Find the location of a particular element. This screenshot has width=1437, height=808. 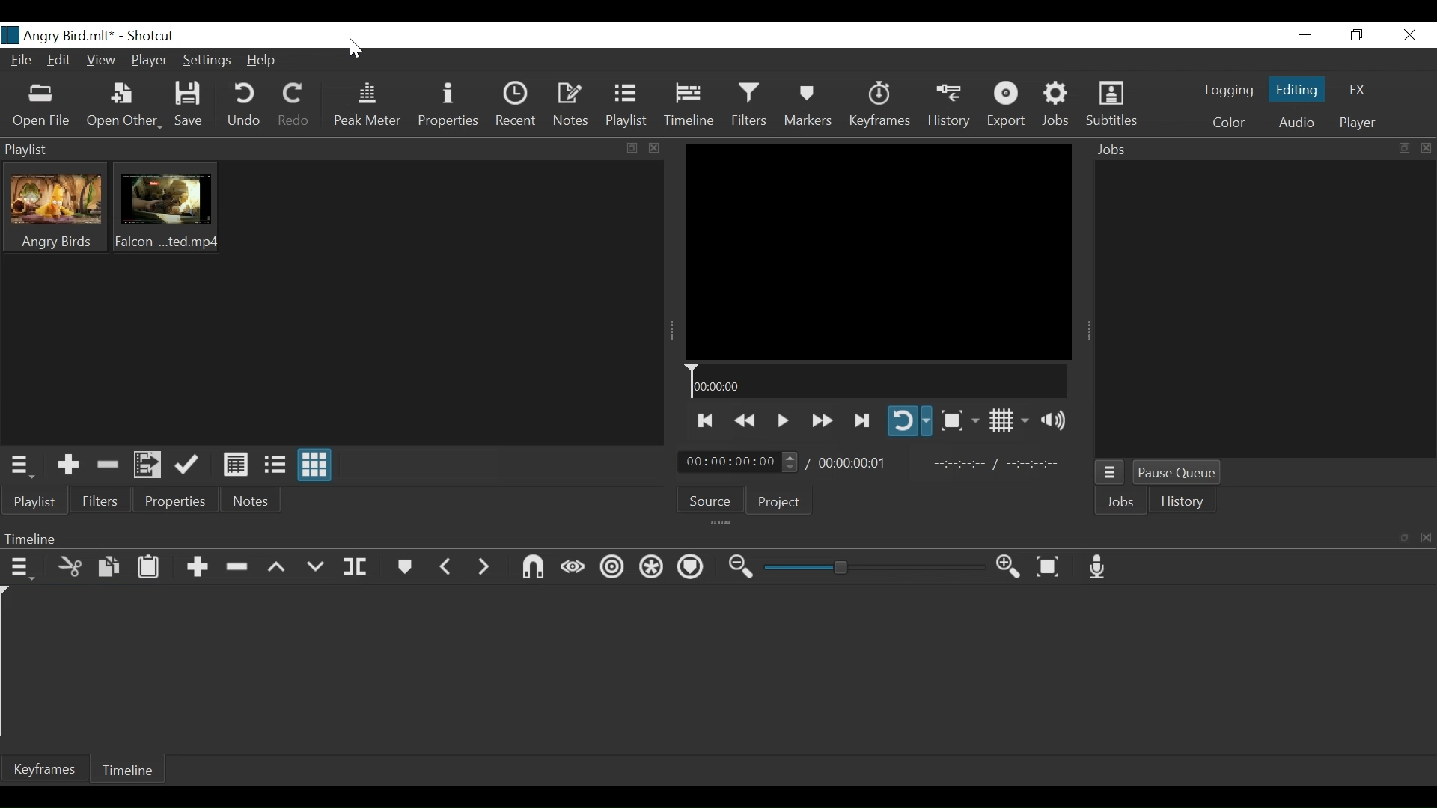

Export is located at coordinates (1007, 105).